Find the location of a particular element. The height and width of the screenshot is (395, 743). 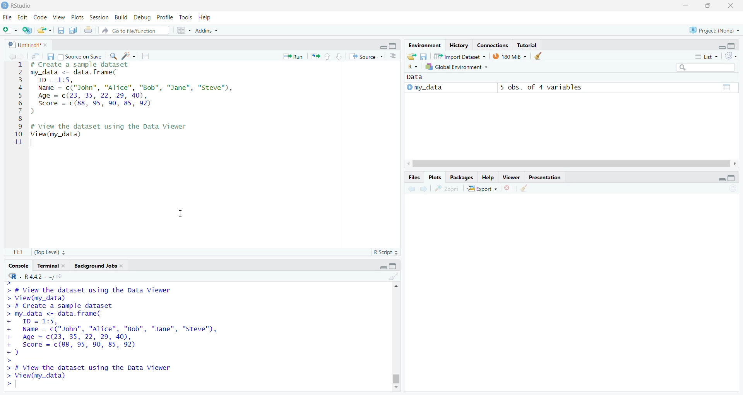

Data is located at coordinates (414, 77).